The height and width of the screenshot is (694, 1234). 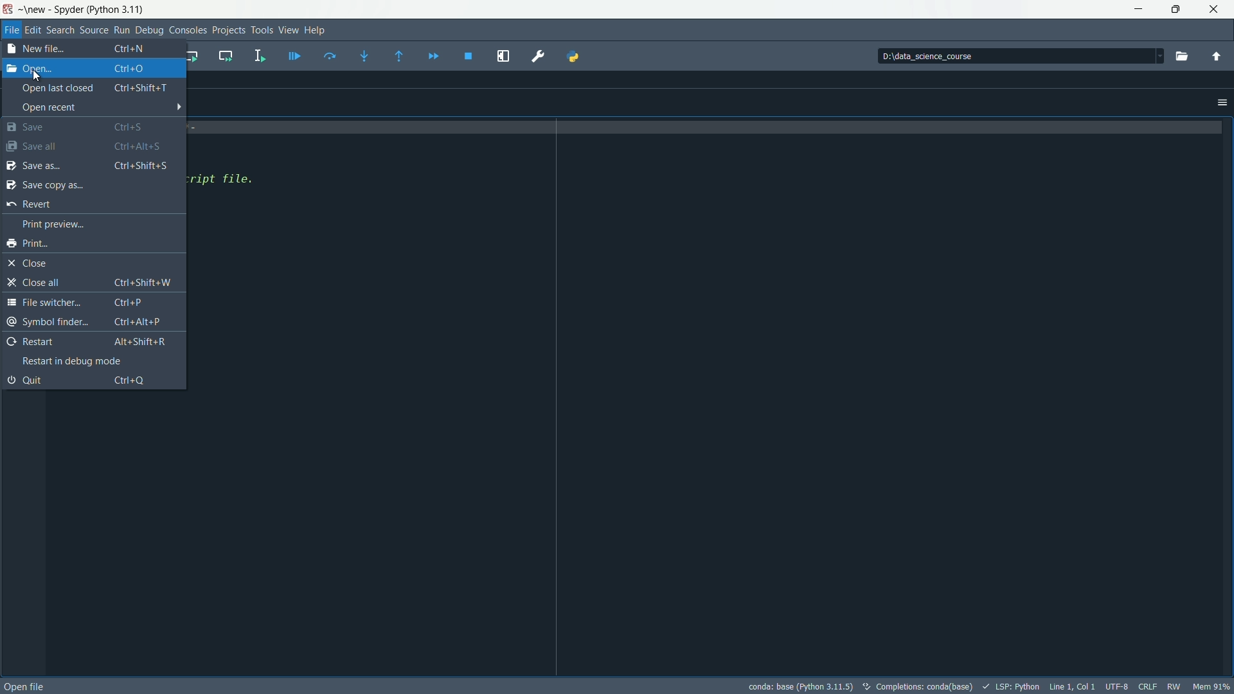 I want to click on run current cell, so click(x=194, y=57).